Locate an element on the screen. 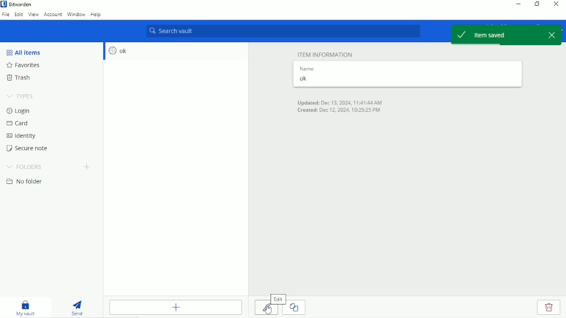 The width and height of the screenshot is (566, 318). Help is located at coordinates (96, 15).